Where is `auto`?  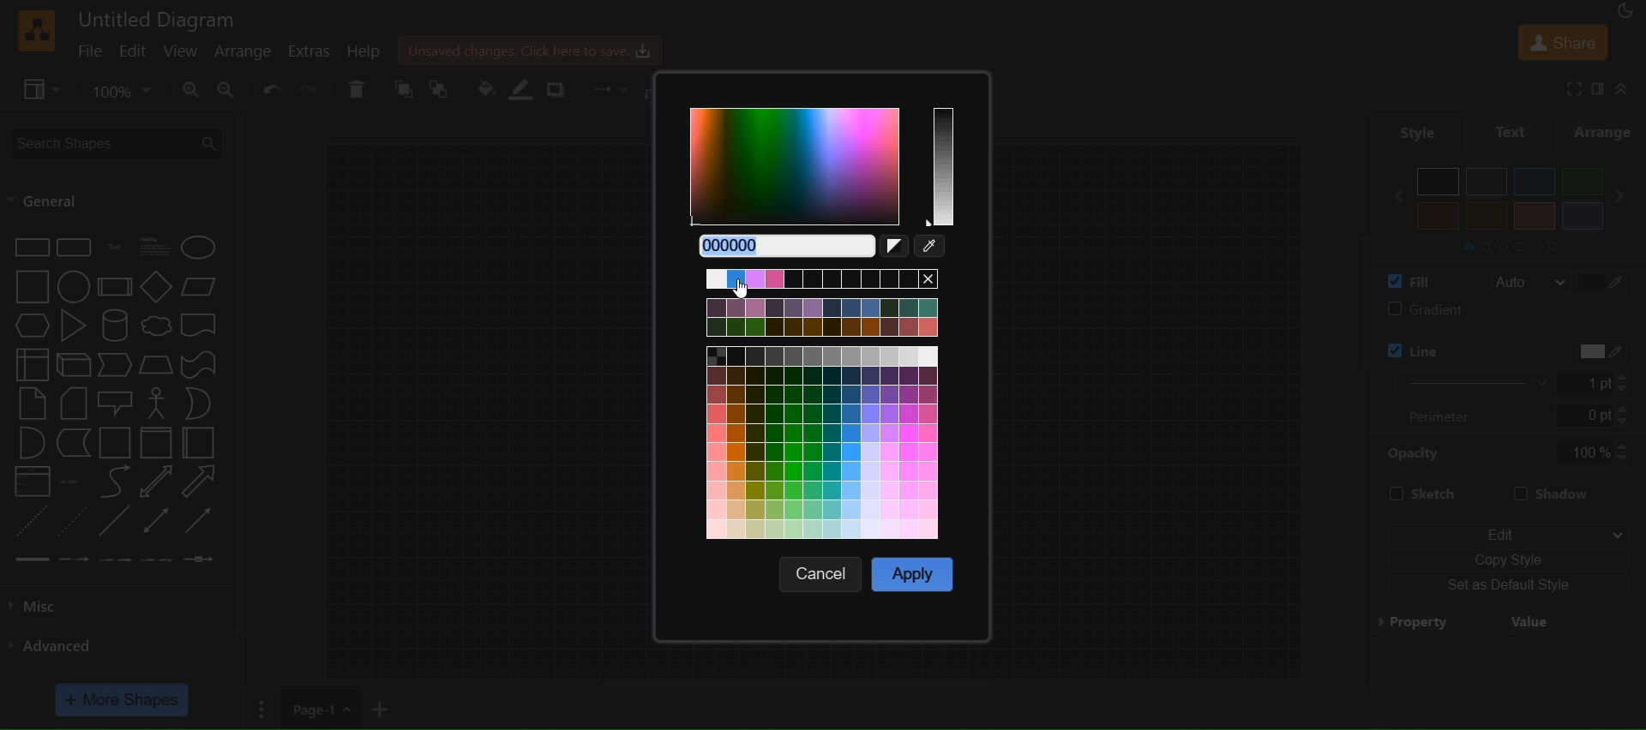
auto is located at coordinates (1529, 283).